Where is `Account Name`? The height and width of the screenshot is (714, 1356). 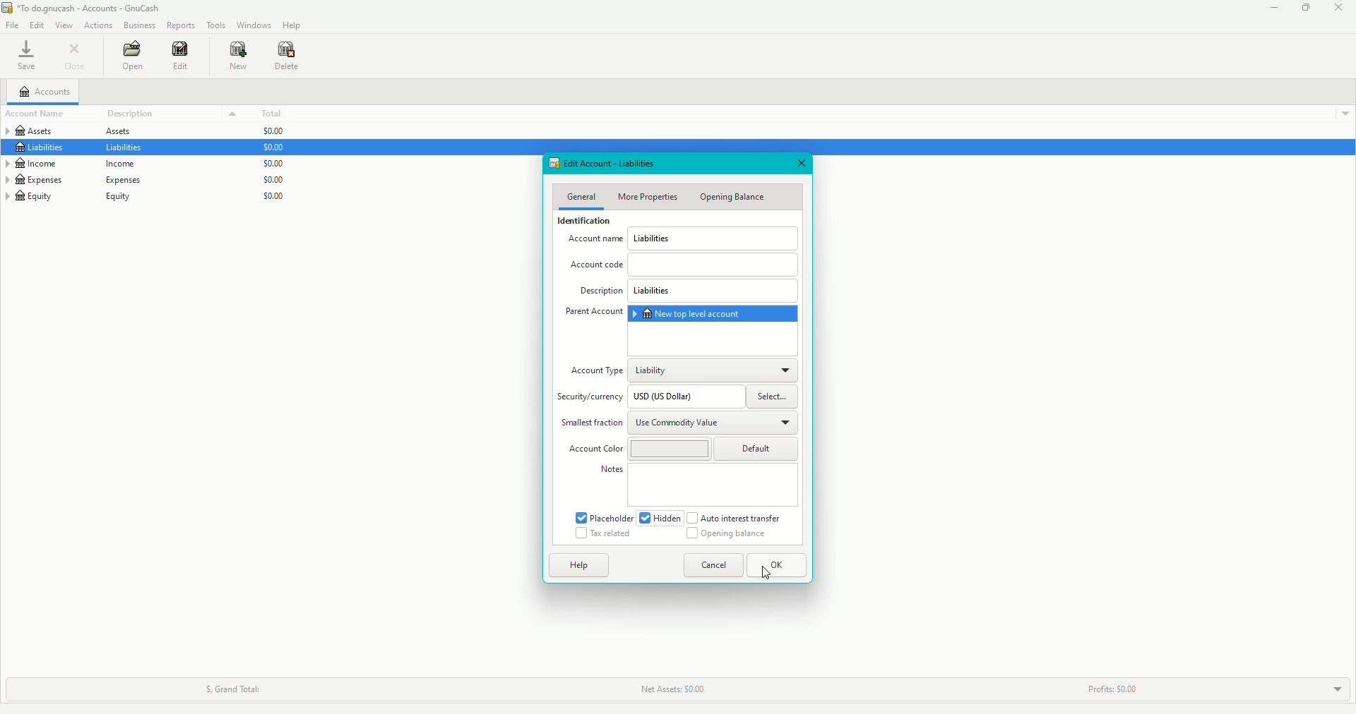 Account Name is located at coordinates (596, 241).